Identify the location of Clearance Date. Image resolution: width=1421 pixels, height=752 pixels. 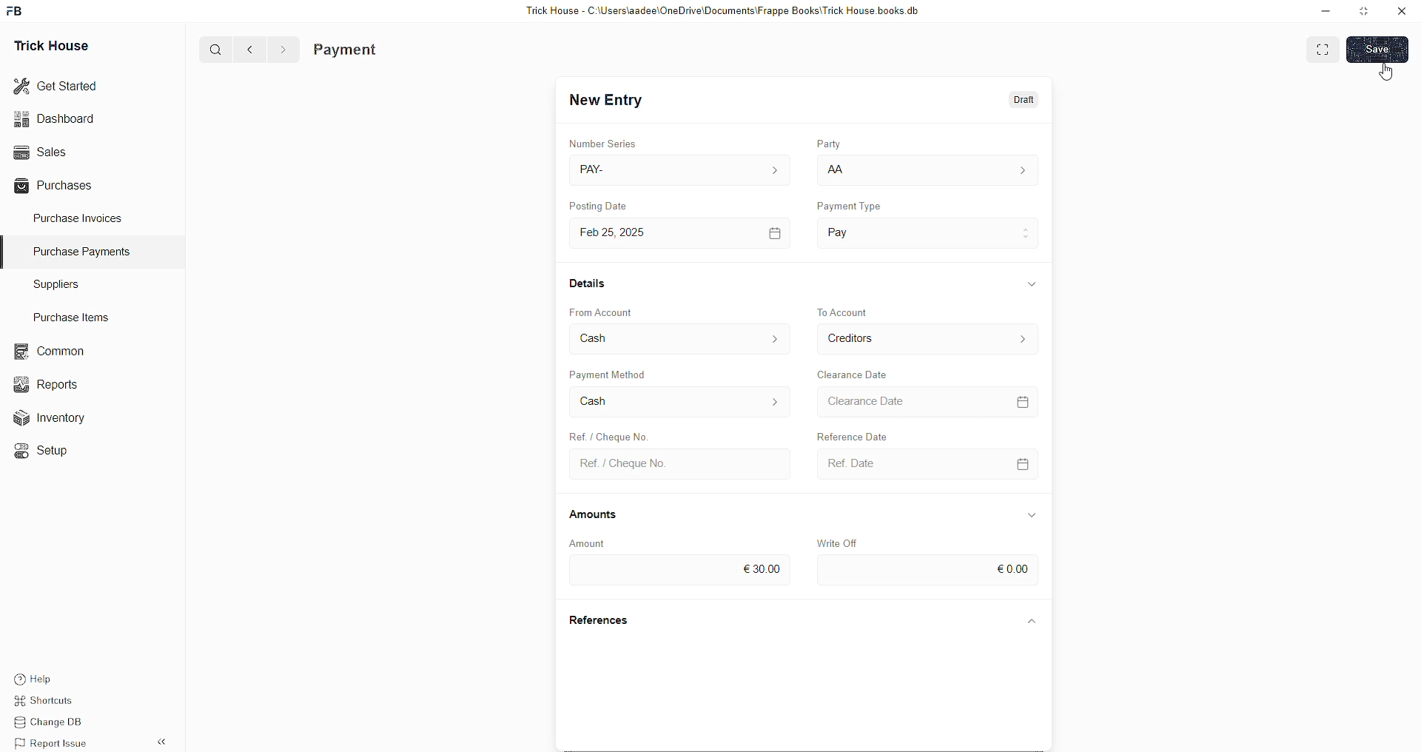
(861, 375).